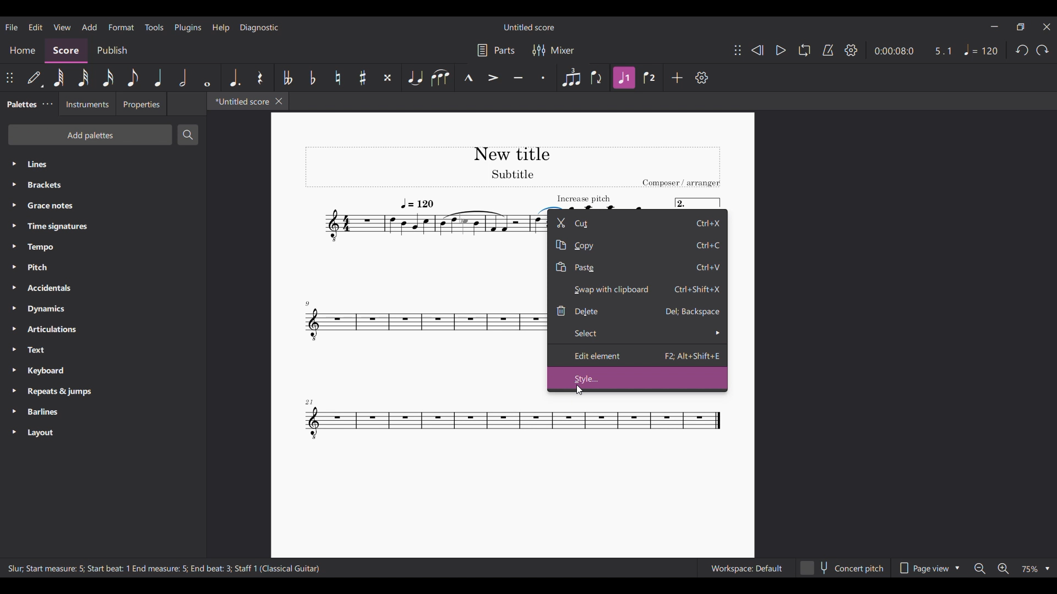 The width and height of the screenshot is (1057, 594). What do you see at coordinates (1047, 27) in the screenshot?
I see `Close interface` at bounding box center [1047, 27].